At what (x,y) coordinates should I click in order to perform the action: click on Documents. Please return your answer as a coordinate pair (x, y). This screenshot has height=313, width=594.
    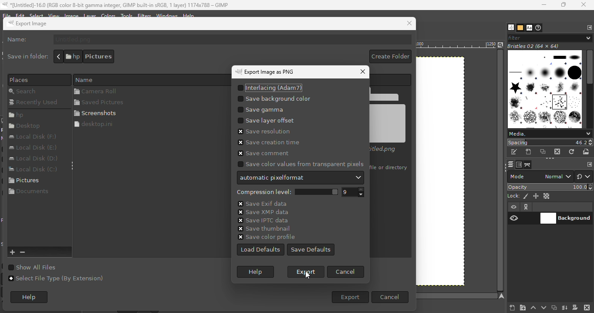
    Looking at the image, I should click on (30, 194).